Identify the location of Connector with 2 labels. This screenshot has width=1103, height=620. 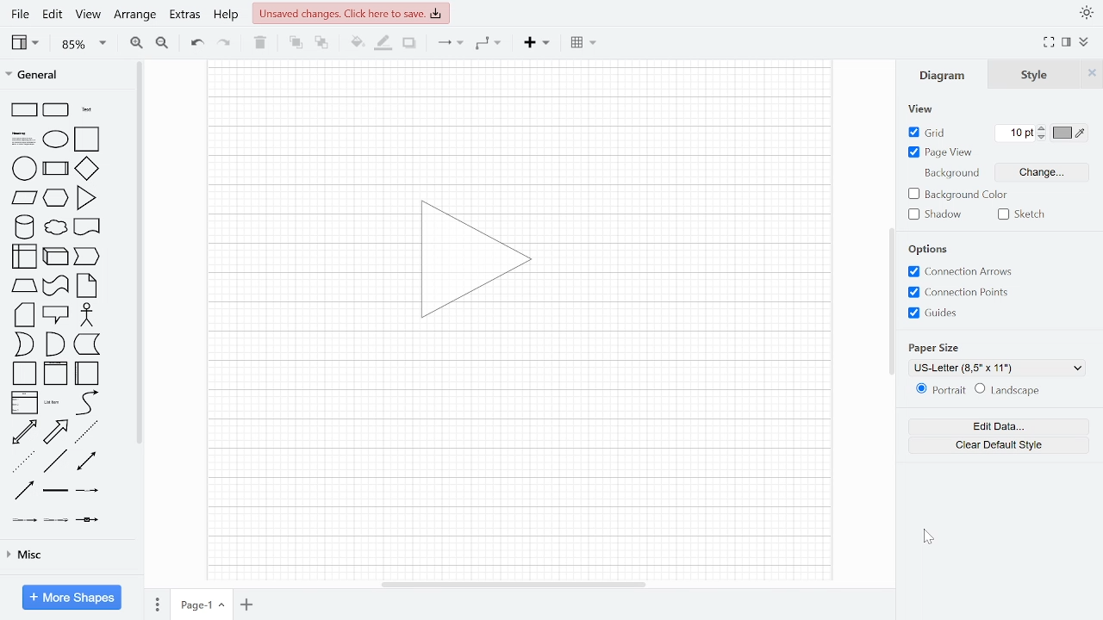
(24, 520).